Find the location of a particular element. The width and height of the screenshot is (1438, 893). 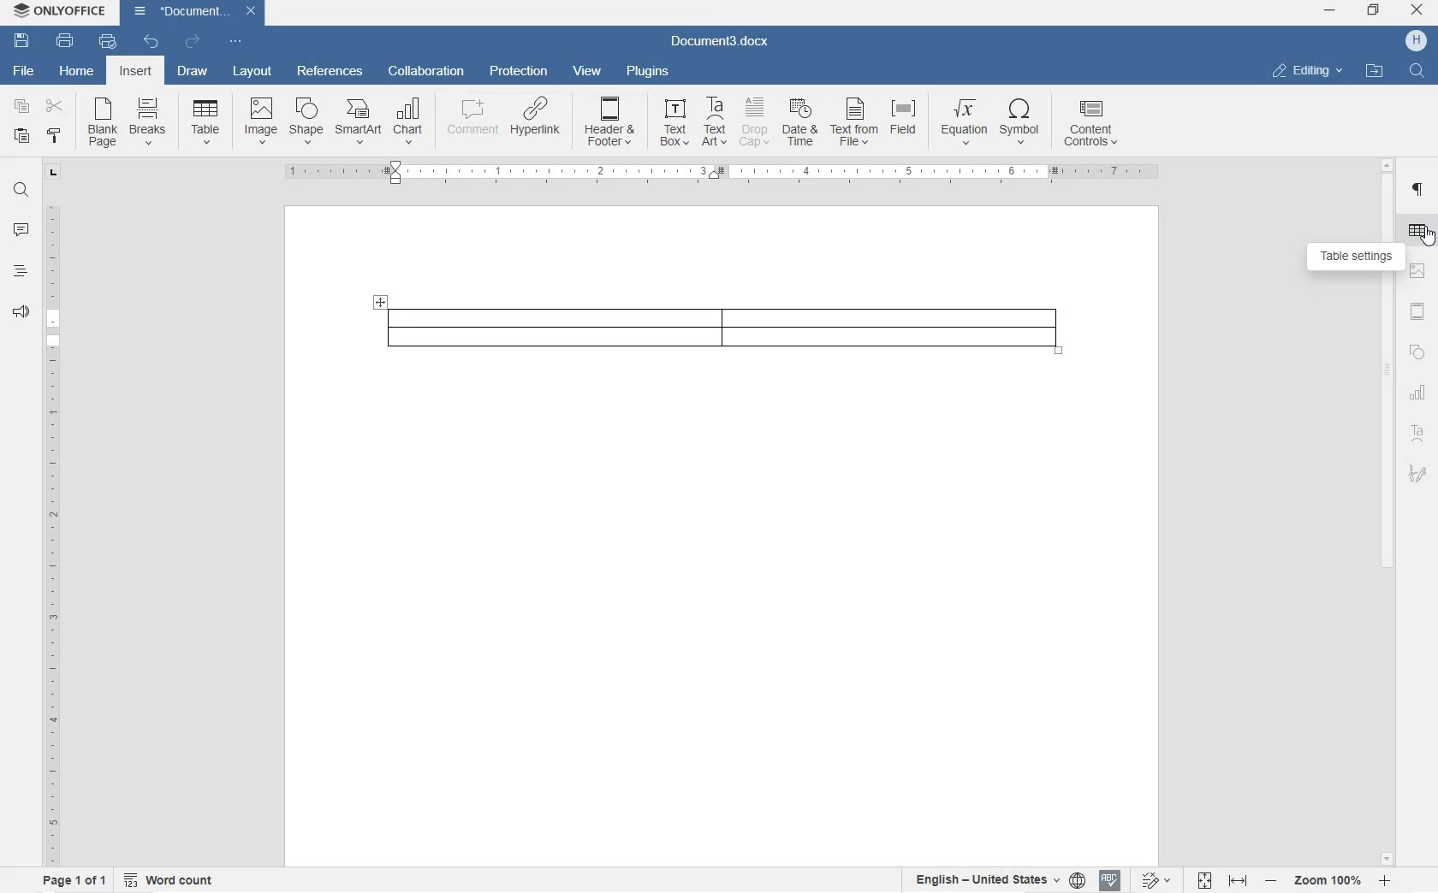

Date & Time is located at coordinates (802, 125).